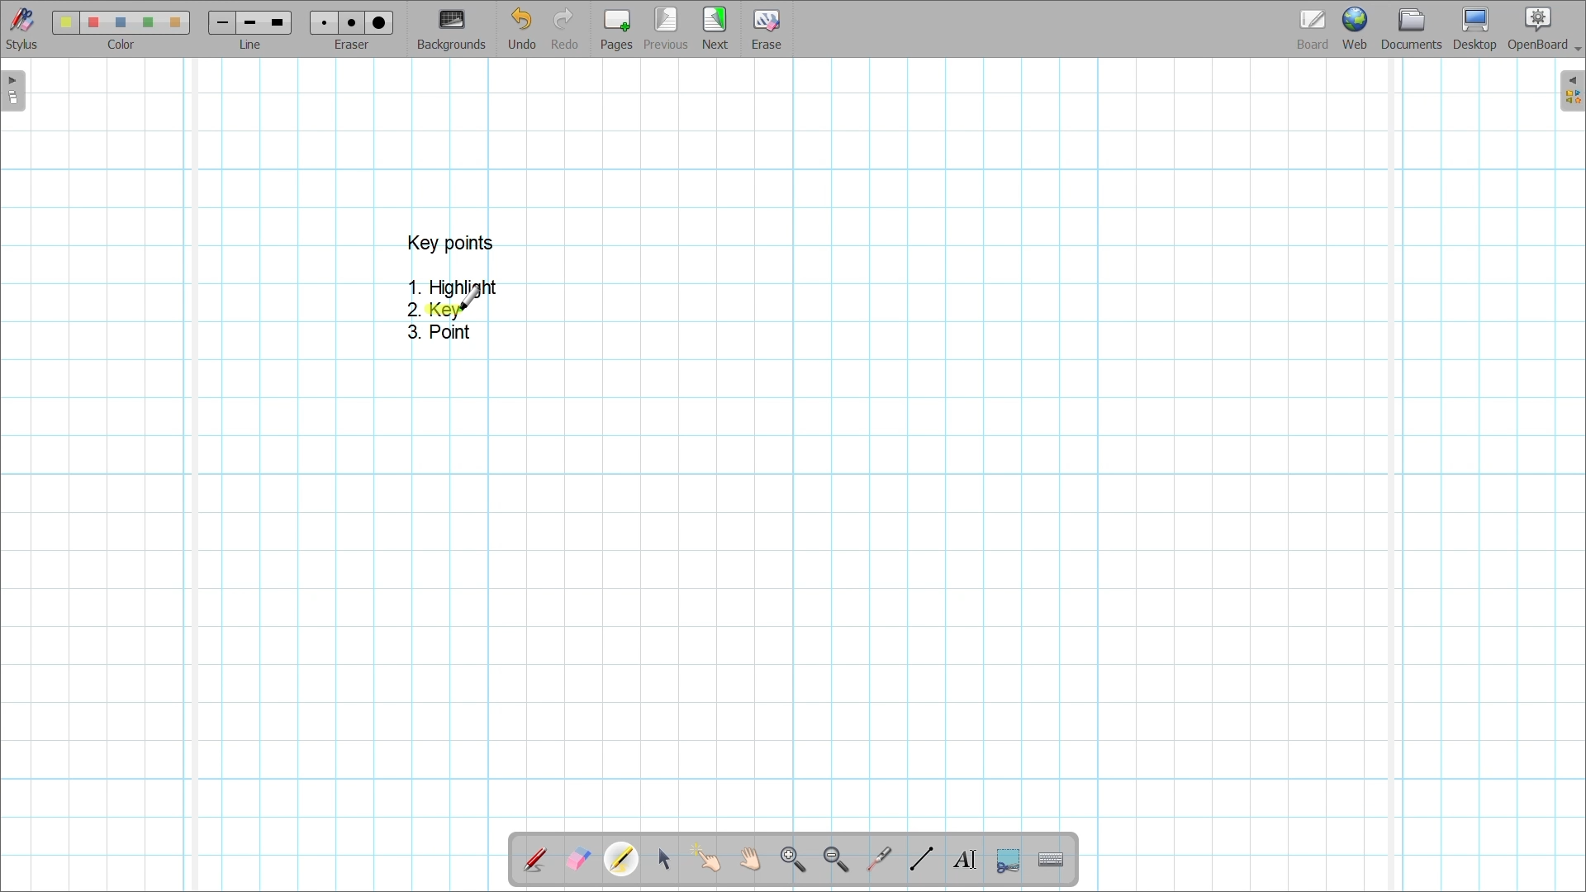 The width and height of the screenshot is (1586, 892). I want to click on color 2, so click(93, 23).